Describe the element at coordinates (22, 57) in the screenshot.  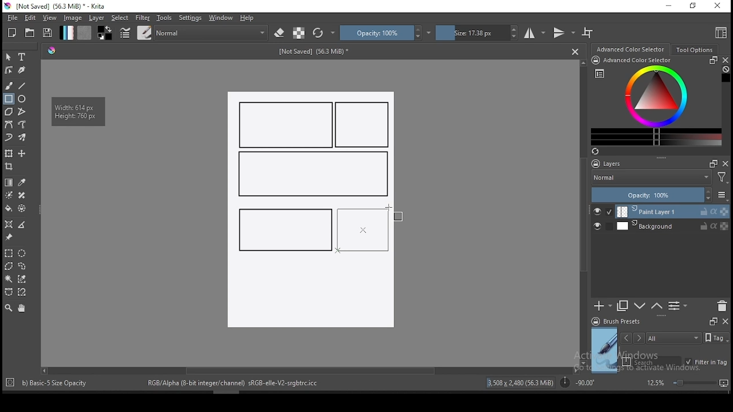
I see `text tool` at that location.